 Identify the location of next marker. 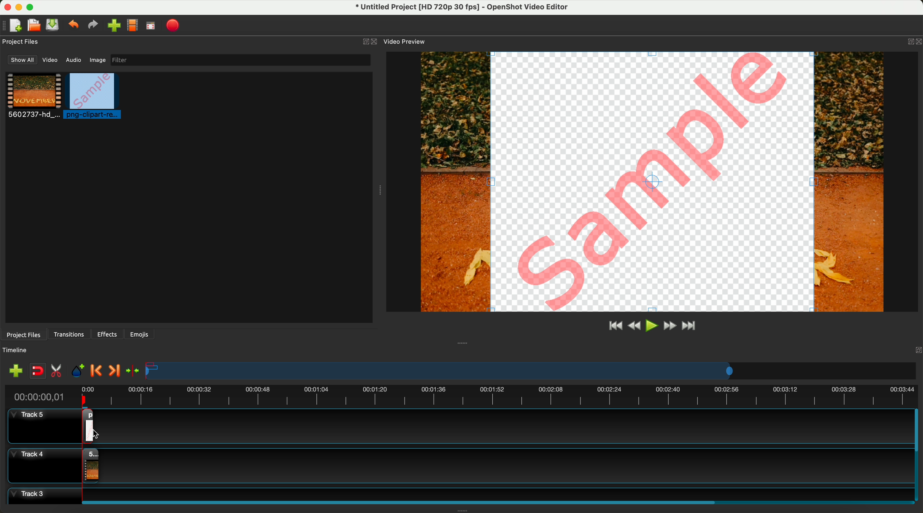
(114, 371).